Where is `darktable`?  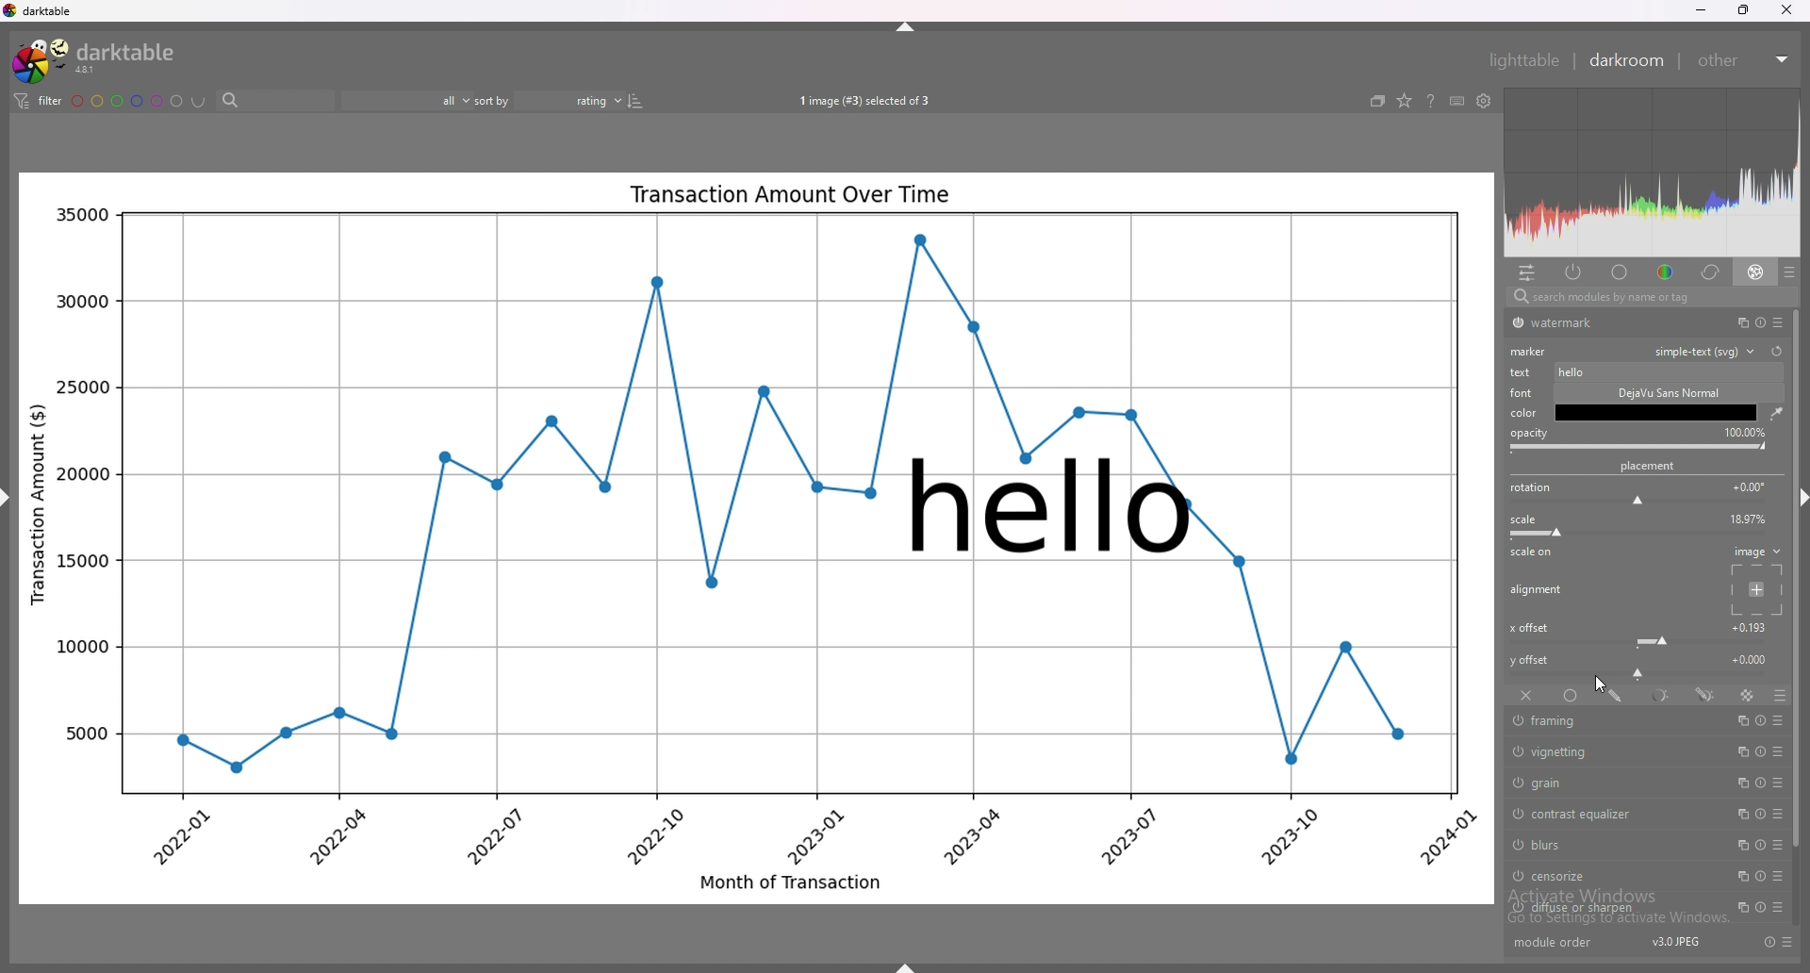
darktable is located at coordinates (94, 59).